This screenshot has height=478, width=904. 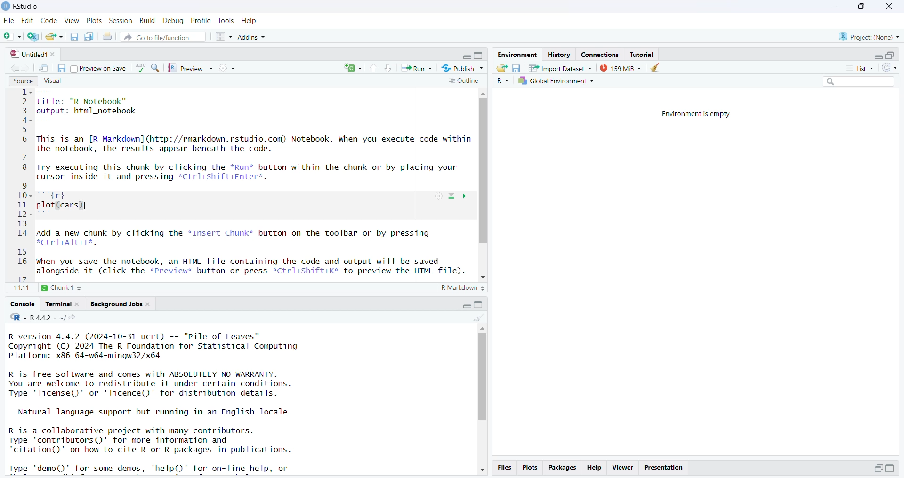 What do you see at coordinates (55, 37) in the screenshot?
I see `open an existing file` at bounding box center [55, 37].